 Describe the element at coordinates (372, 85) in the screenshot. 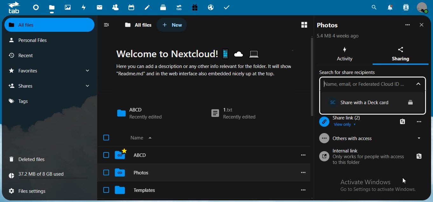

I see `Name, email or Federated Cloud ID ...` at that location.